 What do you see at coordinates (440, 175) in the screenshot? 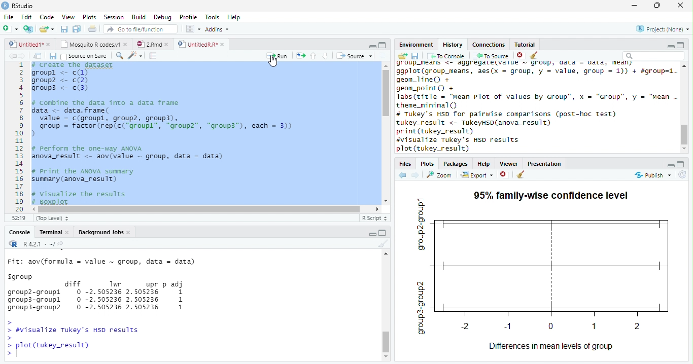
I see `Zoom` at bounding box center [440, 175].